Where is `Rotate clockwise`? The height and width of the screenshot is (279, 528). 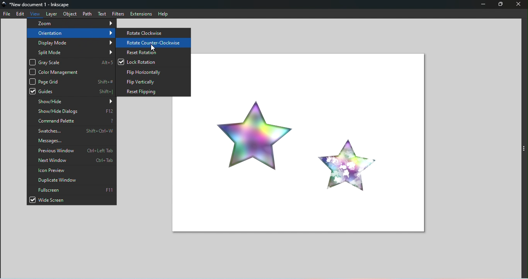 Rotate clockwise is located at coordinates (152, 33).